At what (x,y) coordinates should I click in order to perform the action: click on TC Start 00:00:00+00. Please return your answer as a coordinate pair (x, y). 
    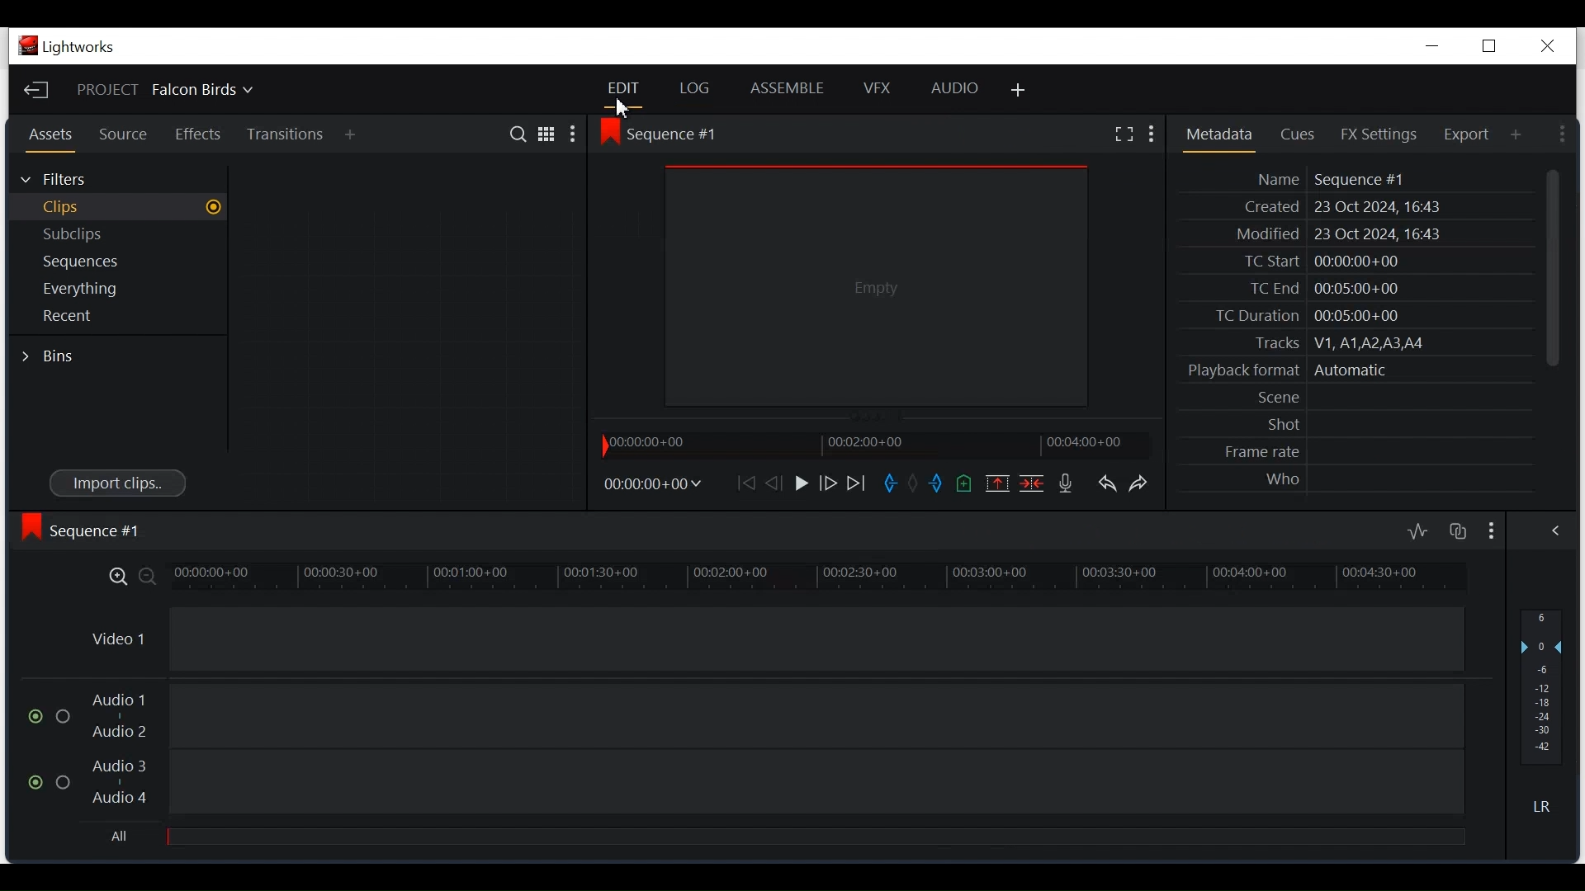
    Looking at the image, I should click on (1328, 261).